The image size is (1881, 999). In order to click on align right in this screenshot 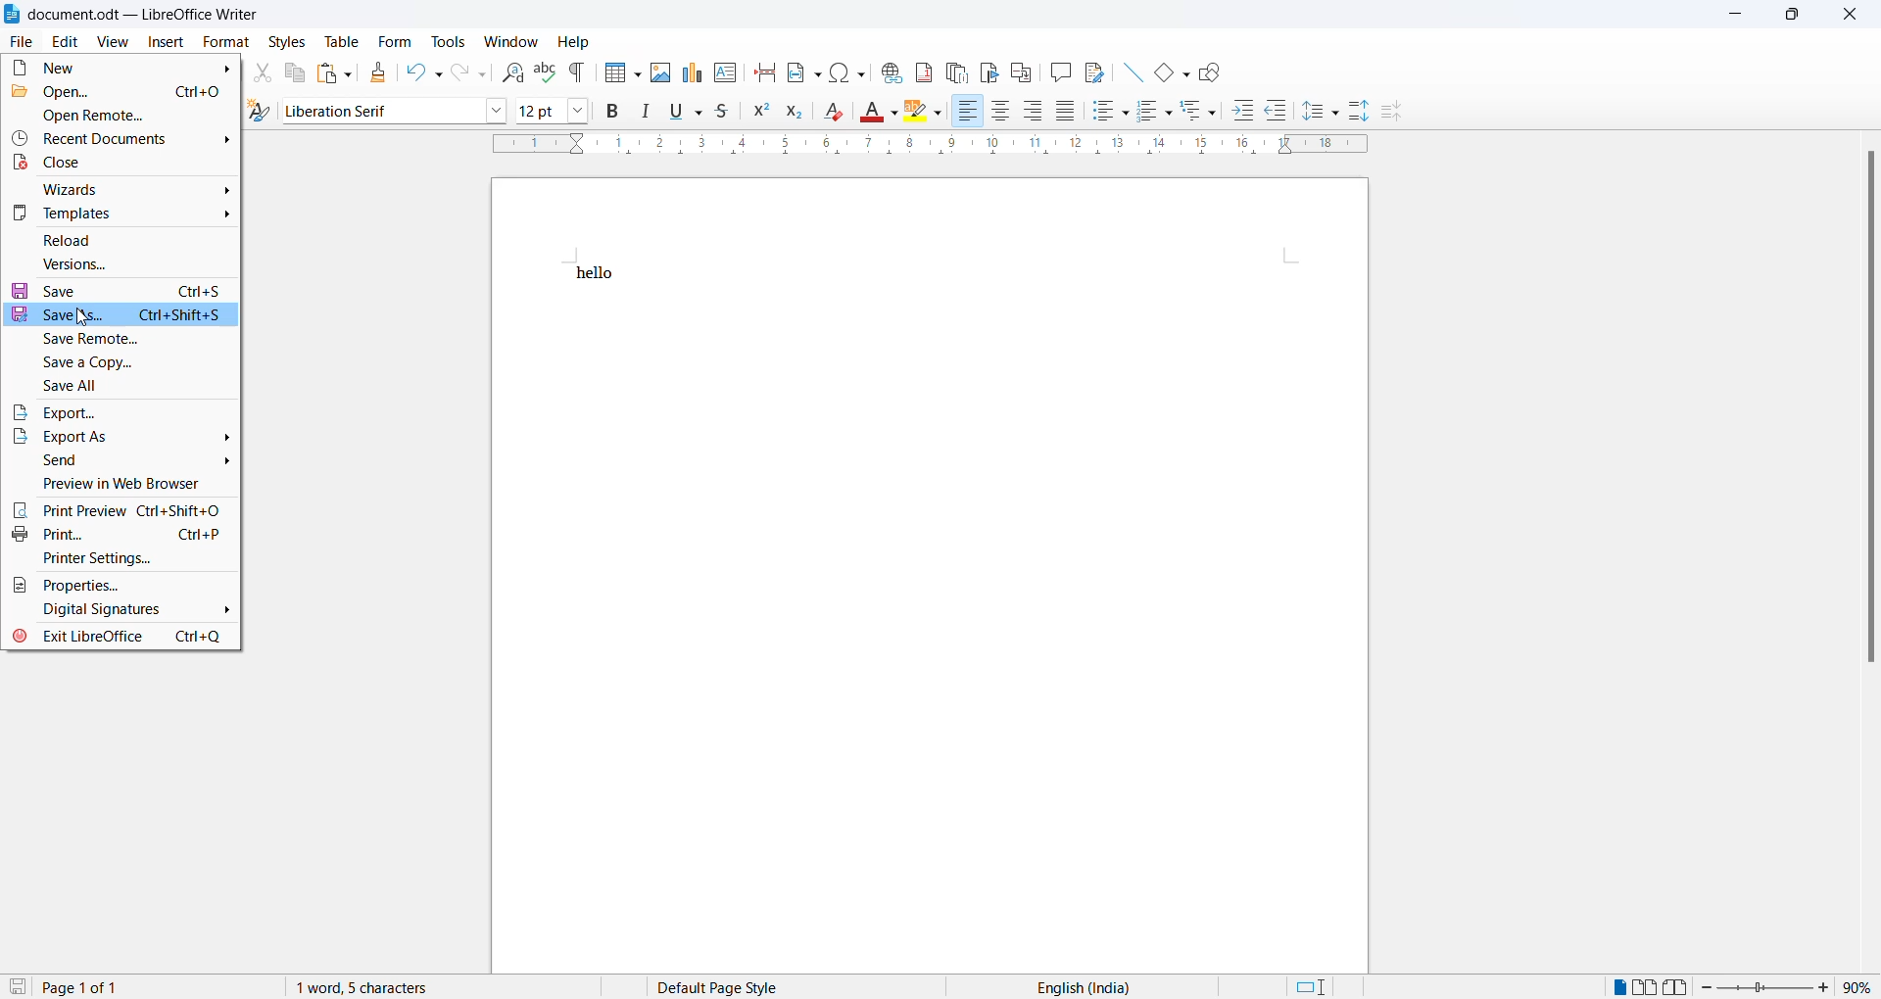, I will do `click(1034, 111)`.